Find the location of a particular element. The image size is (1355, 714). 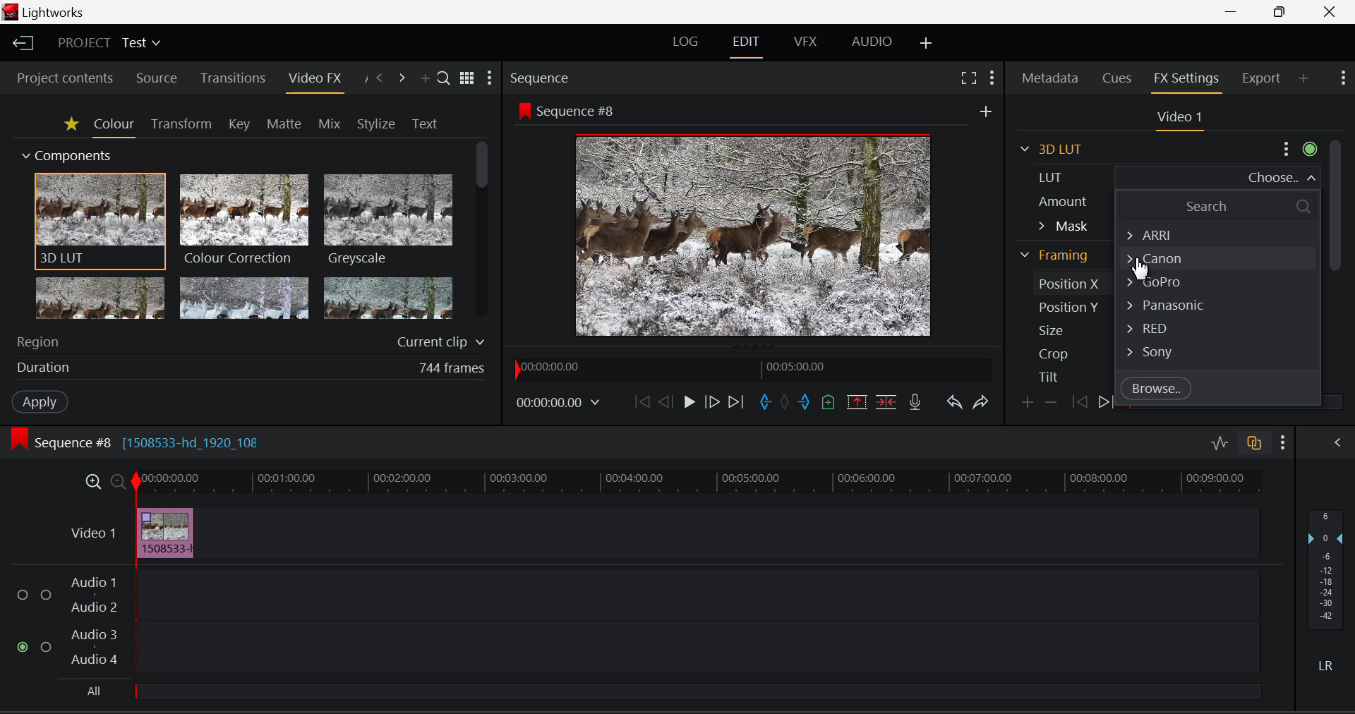

Scroll Bar is located at coordinates (1337, 259).